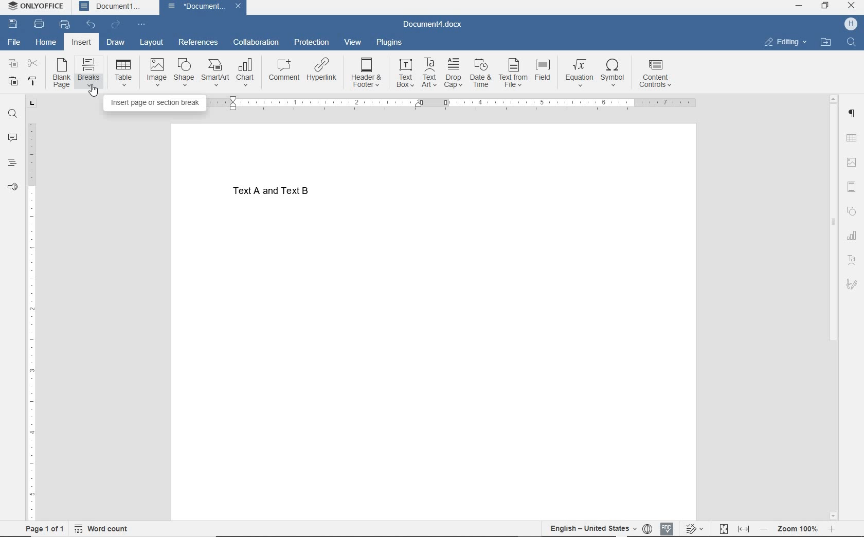  I want to click on DROP CAP, so click(454, 74).